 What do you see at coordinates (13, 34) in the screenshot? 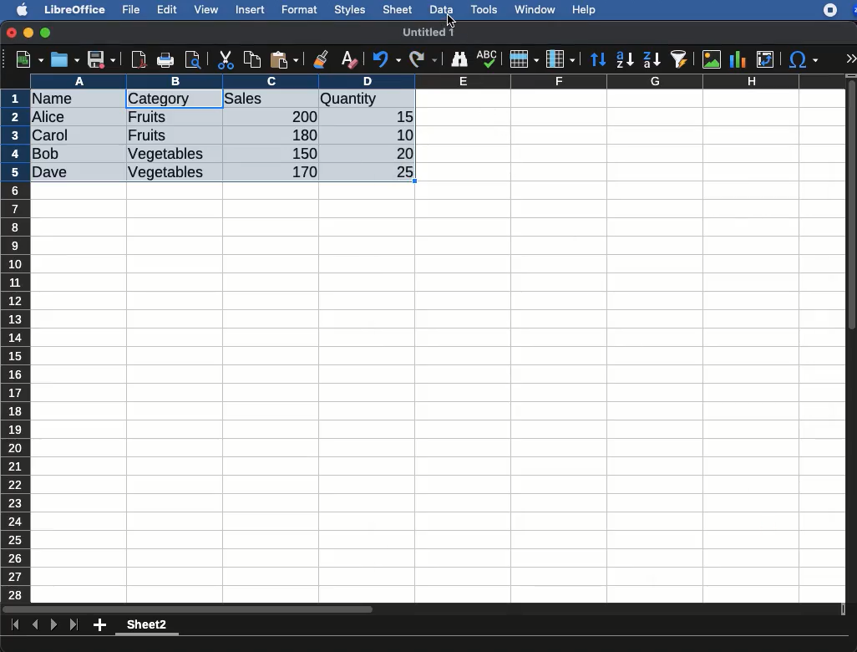
I see `close` at bounding box center [13, 34].